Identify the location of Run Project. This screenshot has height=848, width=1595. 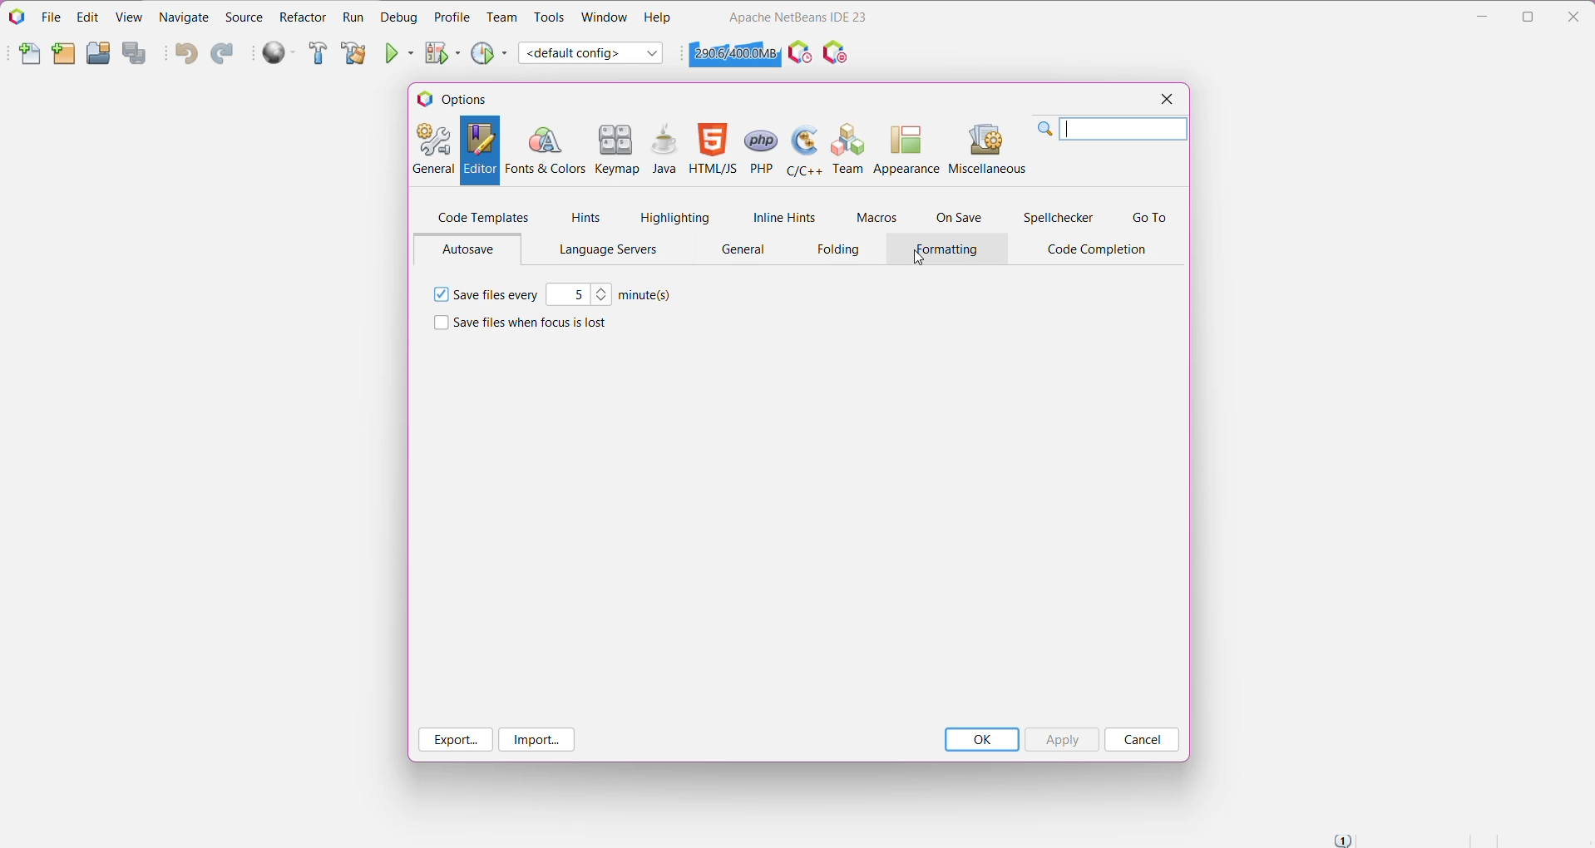
(401, 52).